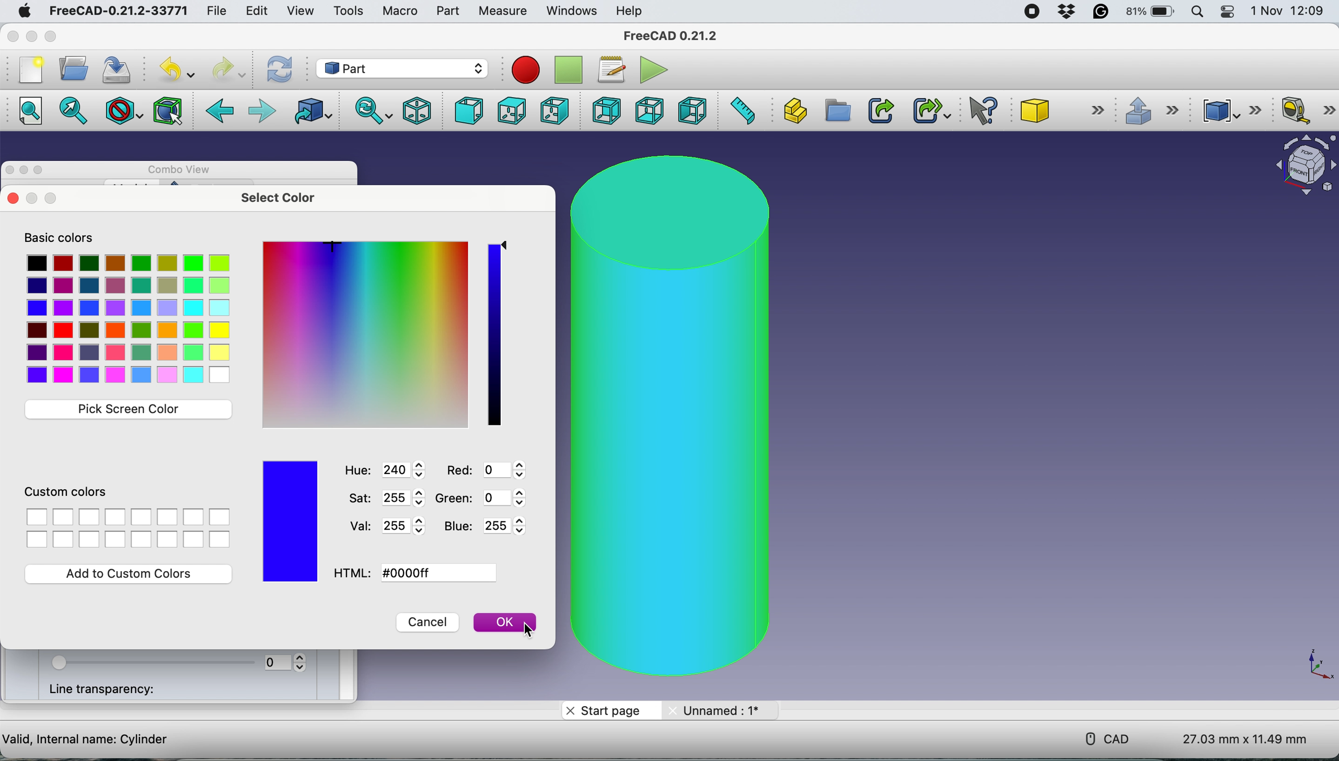 The image size is (1339, 761). Describe the element at coordinates (113, 69) in the screenshot. I see `save` at that location.